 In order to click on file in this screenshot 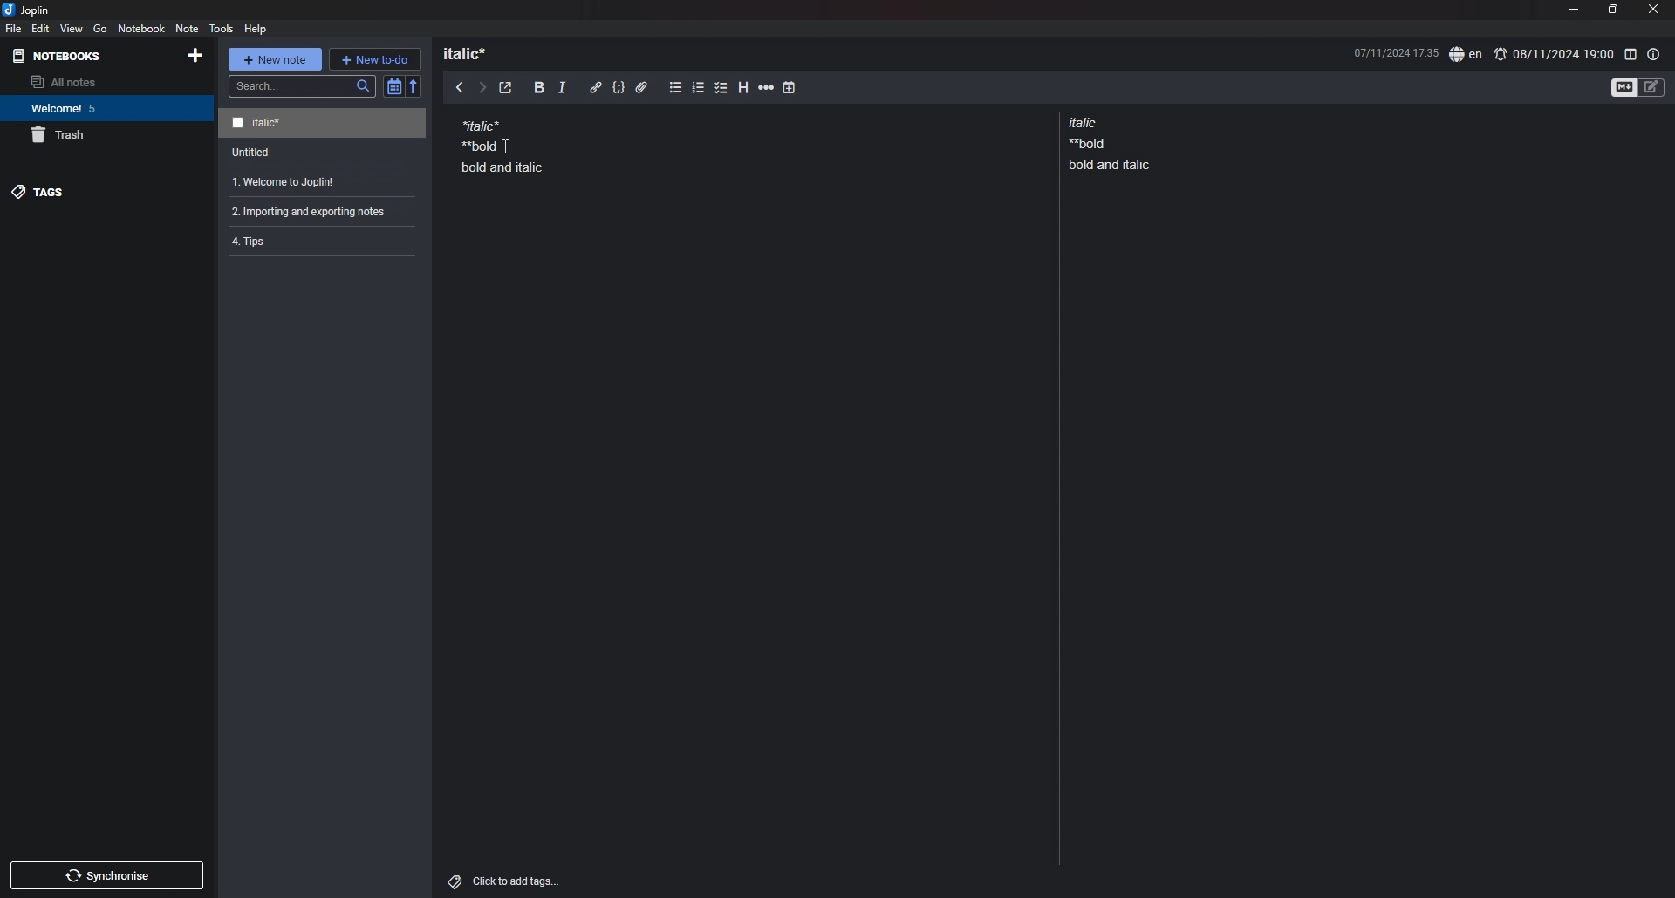, I will do `click(14, 28)`.